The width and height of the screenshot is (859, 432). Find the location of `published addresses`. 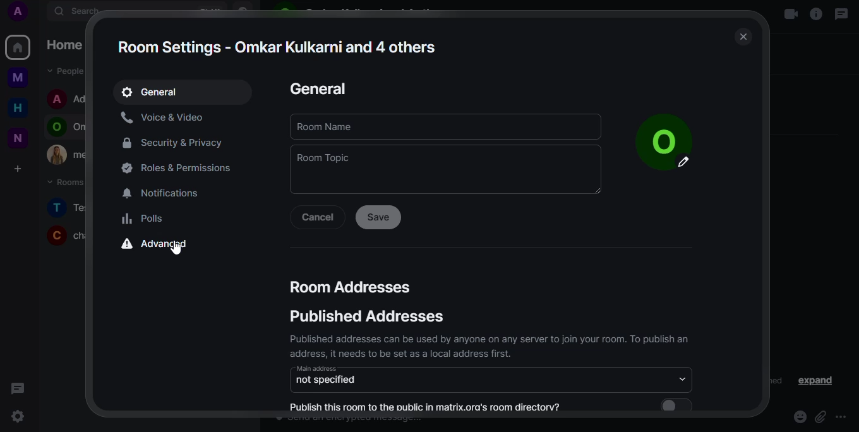

published addresses is located at coordinates (369, 316).